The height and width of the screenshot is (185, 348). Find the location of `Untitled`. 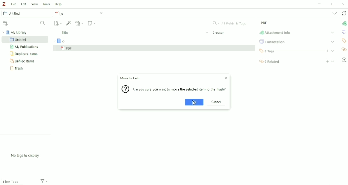

Untitled is located at coordinates (25, 39).